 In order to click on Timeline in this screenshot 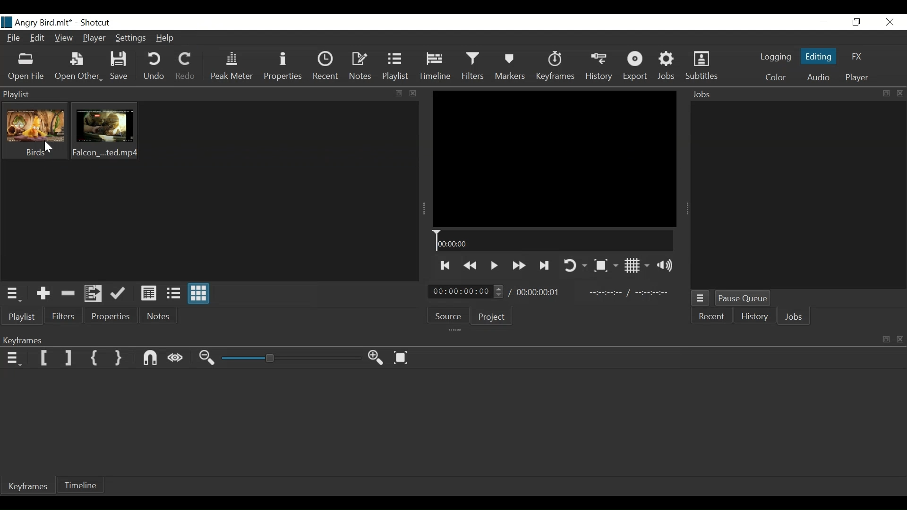, I will do `click(553, 241)`.